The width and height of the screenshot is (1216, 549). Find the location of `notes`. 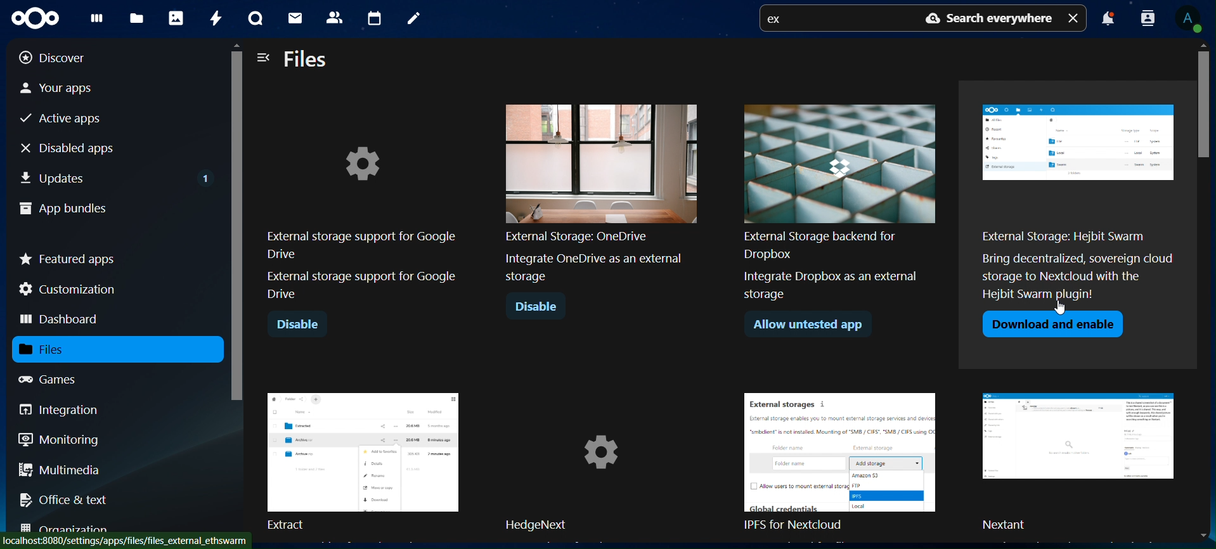

notes is located at coordinates (412, 19).